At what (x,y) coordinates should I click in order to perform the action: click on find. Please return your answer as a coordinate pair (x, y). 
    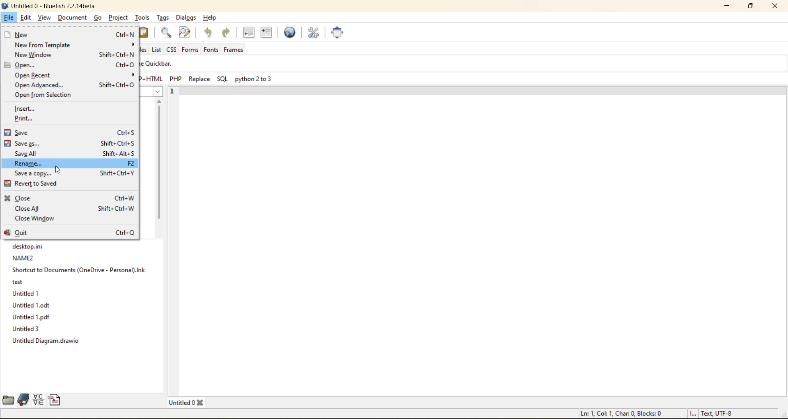
    Looking at the image, I should click on (165, 33).